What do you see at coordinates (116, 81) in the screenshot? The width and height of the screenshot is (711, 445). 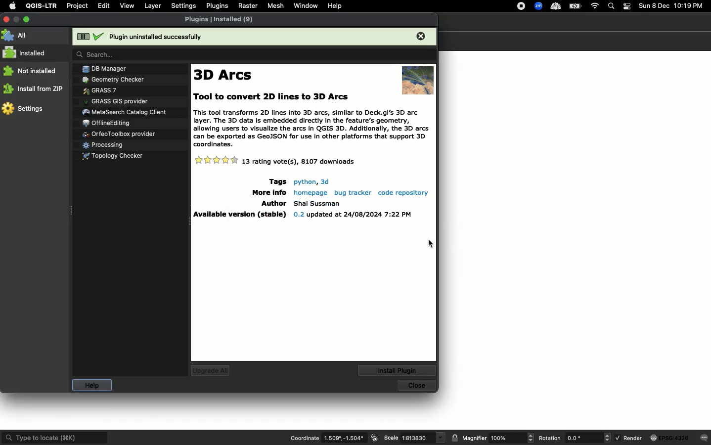 I see `Plugins` at bounding box center [116, 81].